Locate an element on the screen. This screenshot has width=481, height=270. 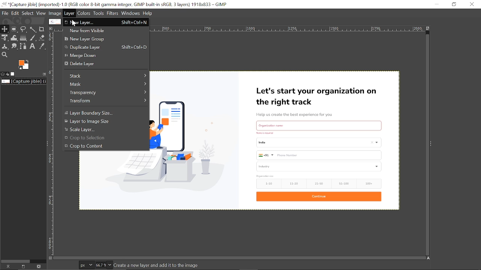
Unified transform tool is located at coordinates (5, 38).